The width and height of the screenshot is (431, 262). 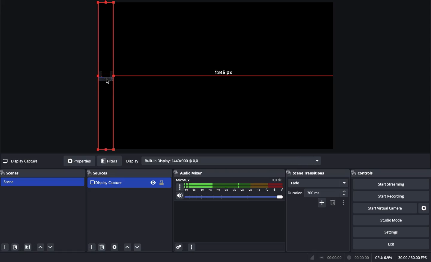 I want to click on More, so click(x=191, y=248).